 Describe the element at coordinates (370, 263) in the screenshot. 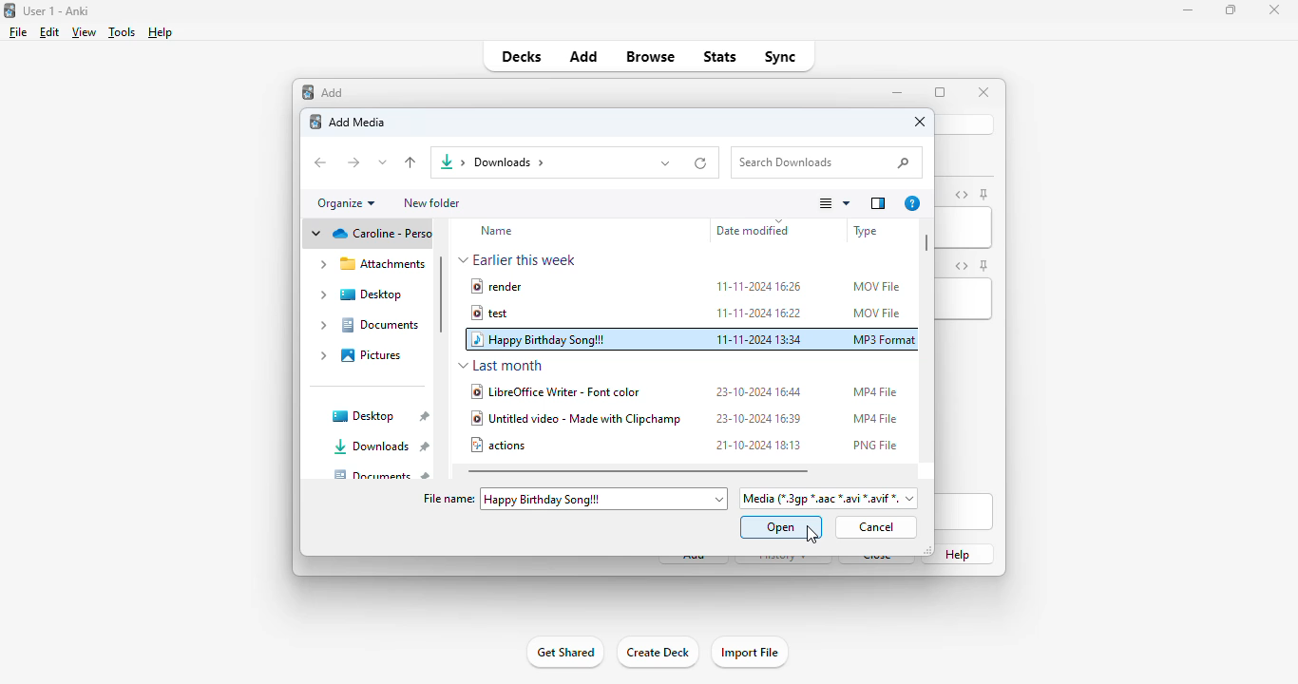

I see `attachments` at that location.